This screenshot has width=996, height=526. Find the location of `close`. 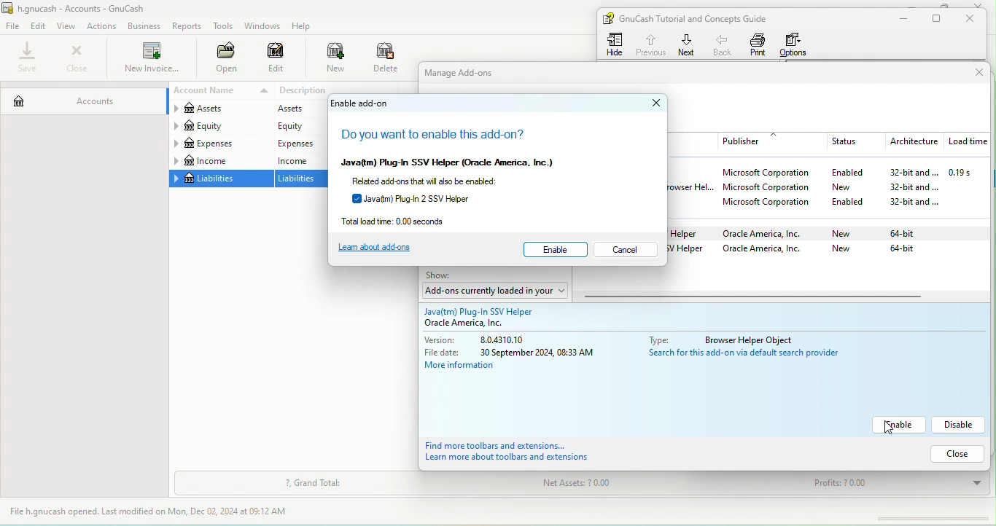

close is located at coordinates (982, 4).